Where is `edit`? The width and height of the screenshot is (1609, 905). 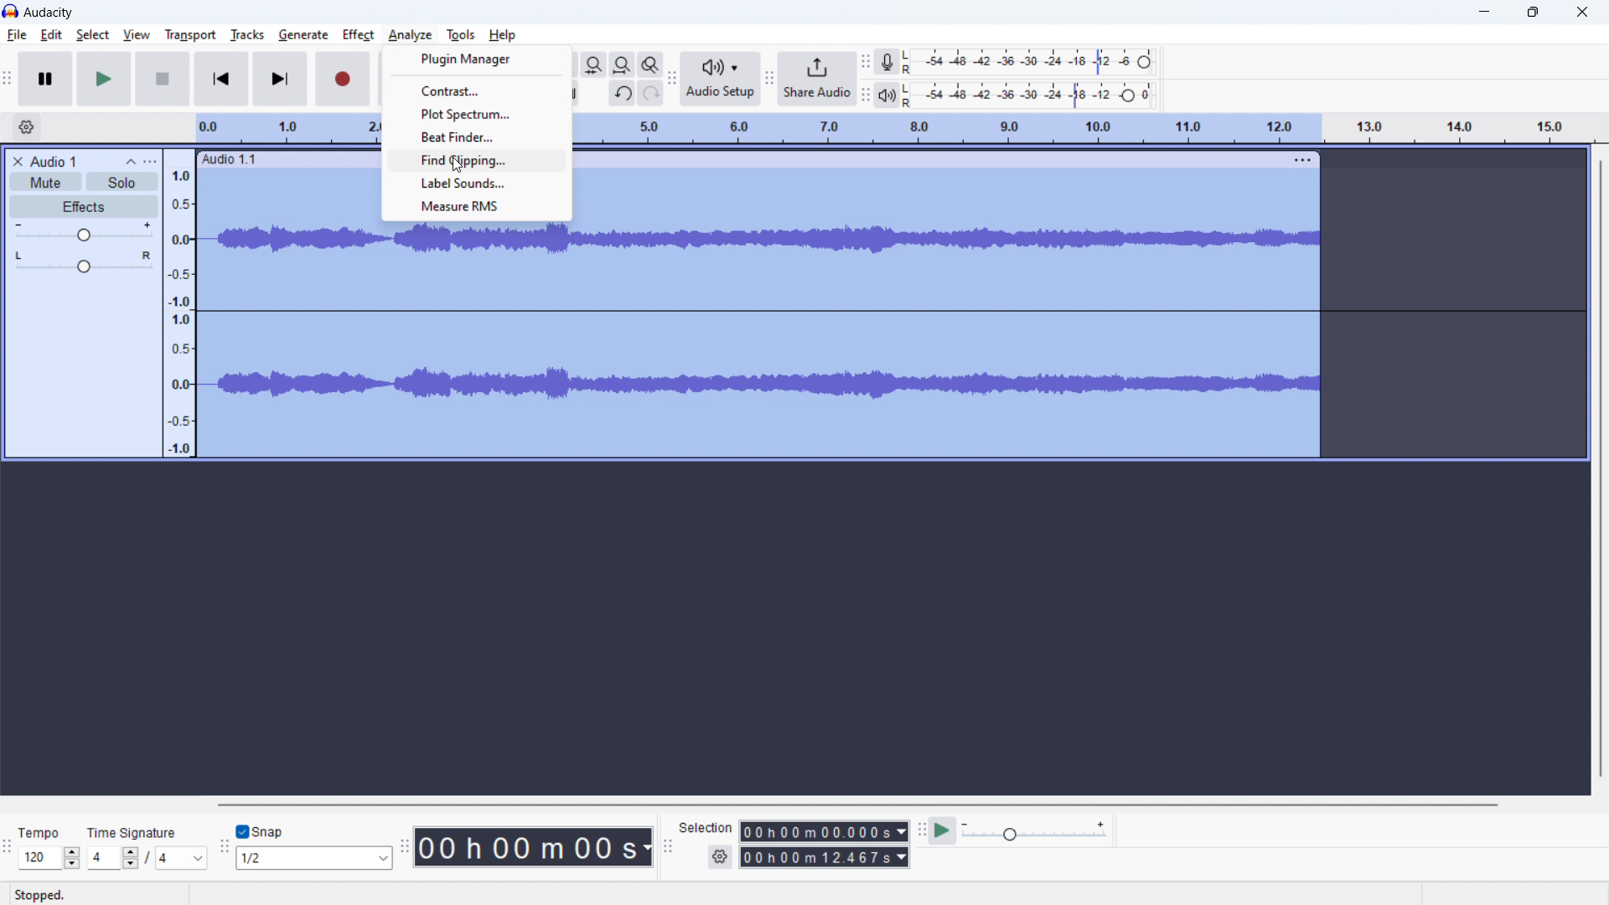 edit is located at coordinates (52, 35).